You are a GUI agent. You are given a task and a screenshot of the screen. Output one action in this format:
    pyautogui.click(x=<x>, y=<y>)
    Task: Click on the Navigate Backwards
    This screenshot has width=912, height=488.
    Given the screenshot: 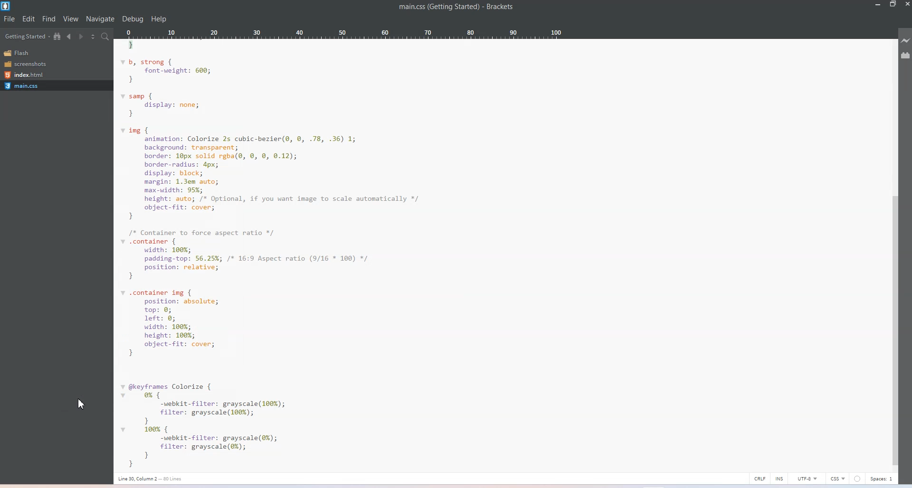 What is the action you would take?
    pyautogui.click(x=69, y=36)
    